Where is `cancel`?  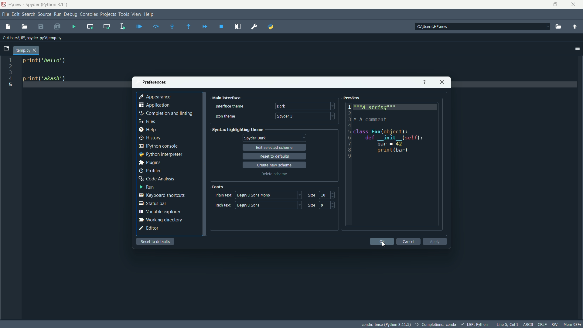
cancel is located at coordinates (409, 241).